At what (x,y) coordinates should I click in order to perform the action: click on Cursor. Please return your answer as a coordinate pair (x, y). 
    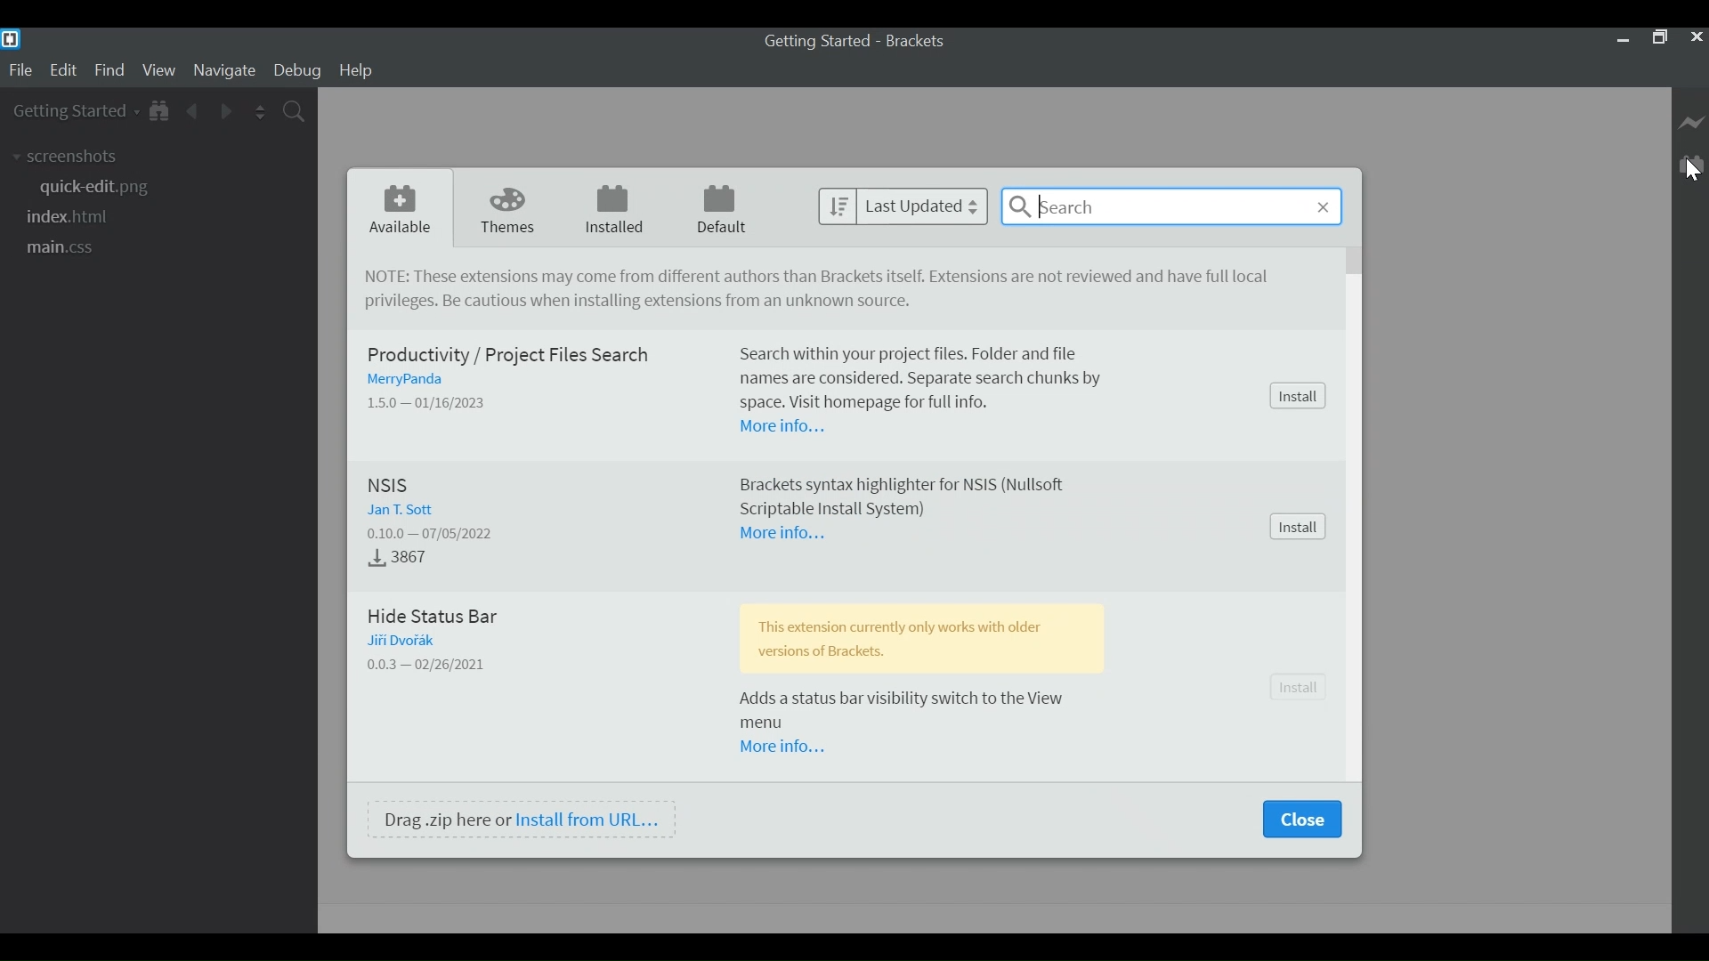
    Looking at the image, I should click on (1691, 173).